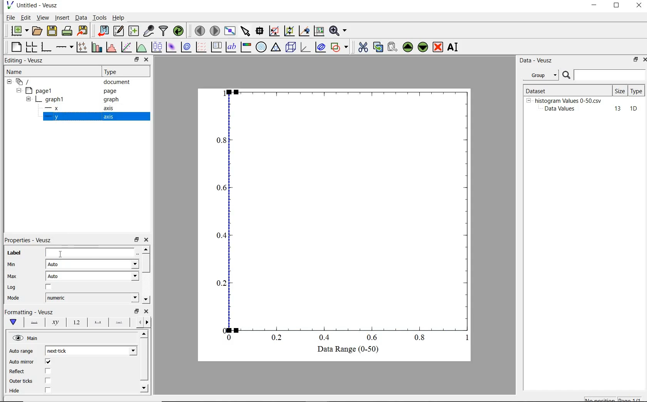 This screenshot has width=647, height=402. Describe the element at coordinates (48, 362) in the screenshot. I see `checkbox` at that location.